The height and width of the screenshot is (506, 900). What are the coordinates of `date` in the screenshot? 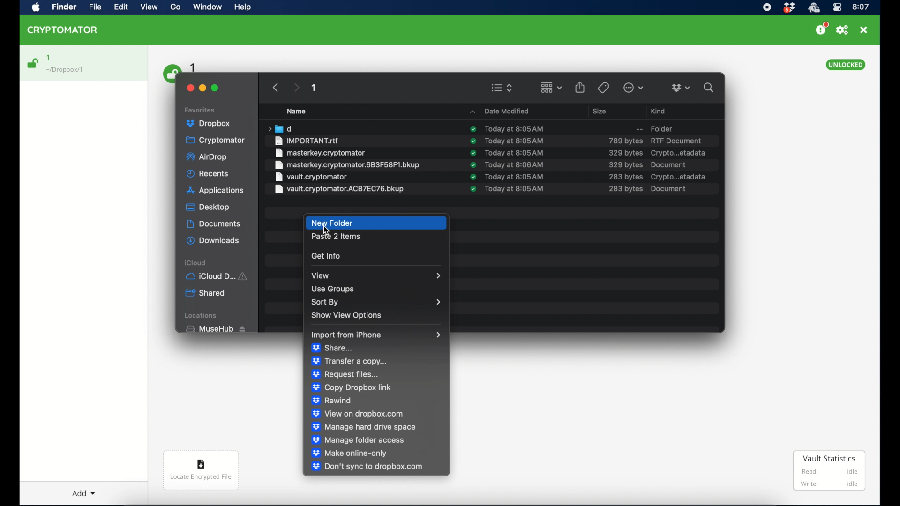 It's located at (516, 177).